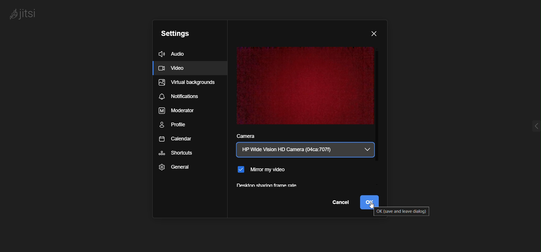  Describe the element at coordinates (403, 214) in the screenshot. I see `ok(save and leave dialog)` at that location.